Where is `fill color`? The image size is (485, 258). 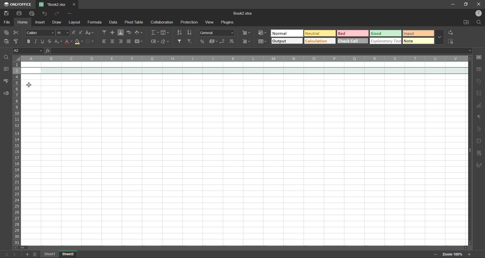 fill color is located at coordinates (79, 42).